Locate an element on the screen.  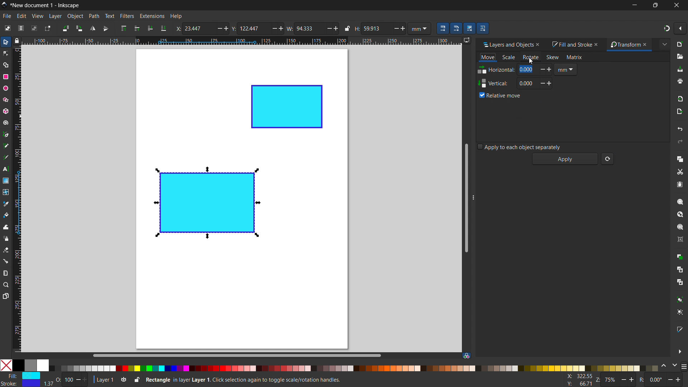
deselect is located at coordinates (34, 28).